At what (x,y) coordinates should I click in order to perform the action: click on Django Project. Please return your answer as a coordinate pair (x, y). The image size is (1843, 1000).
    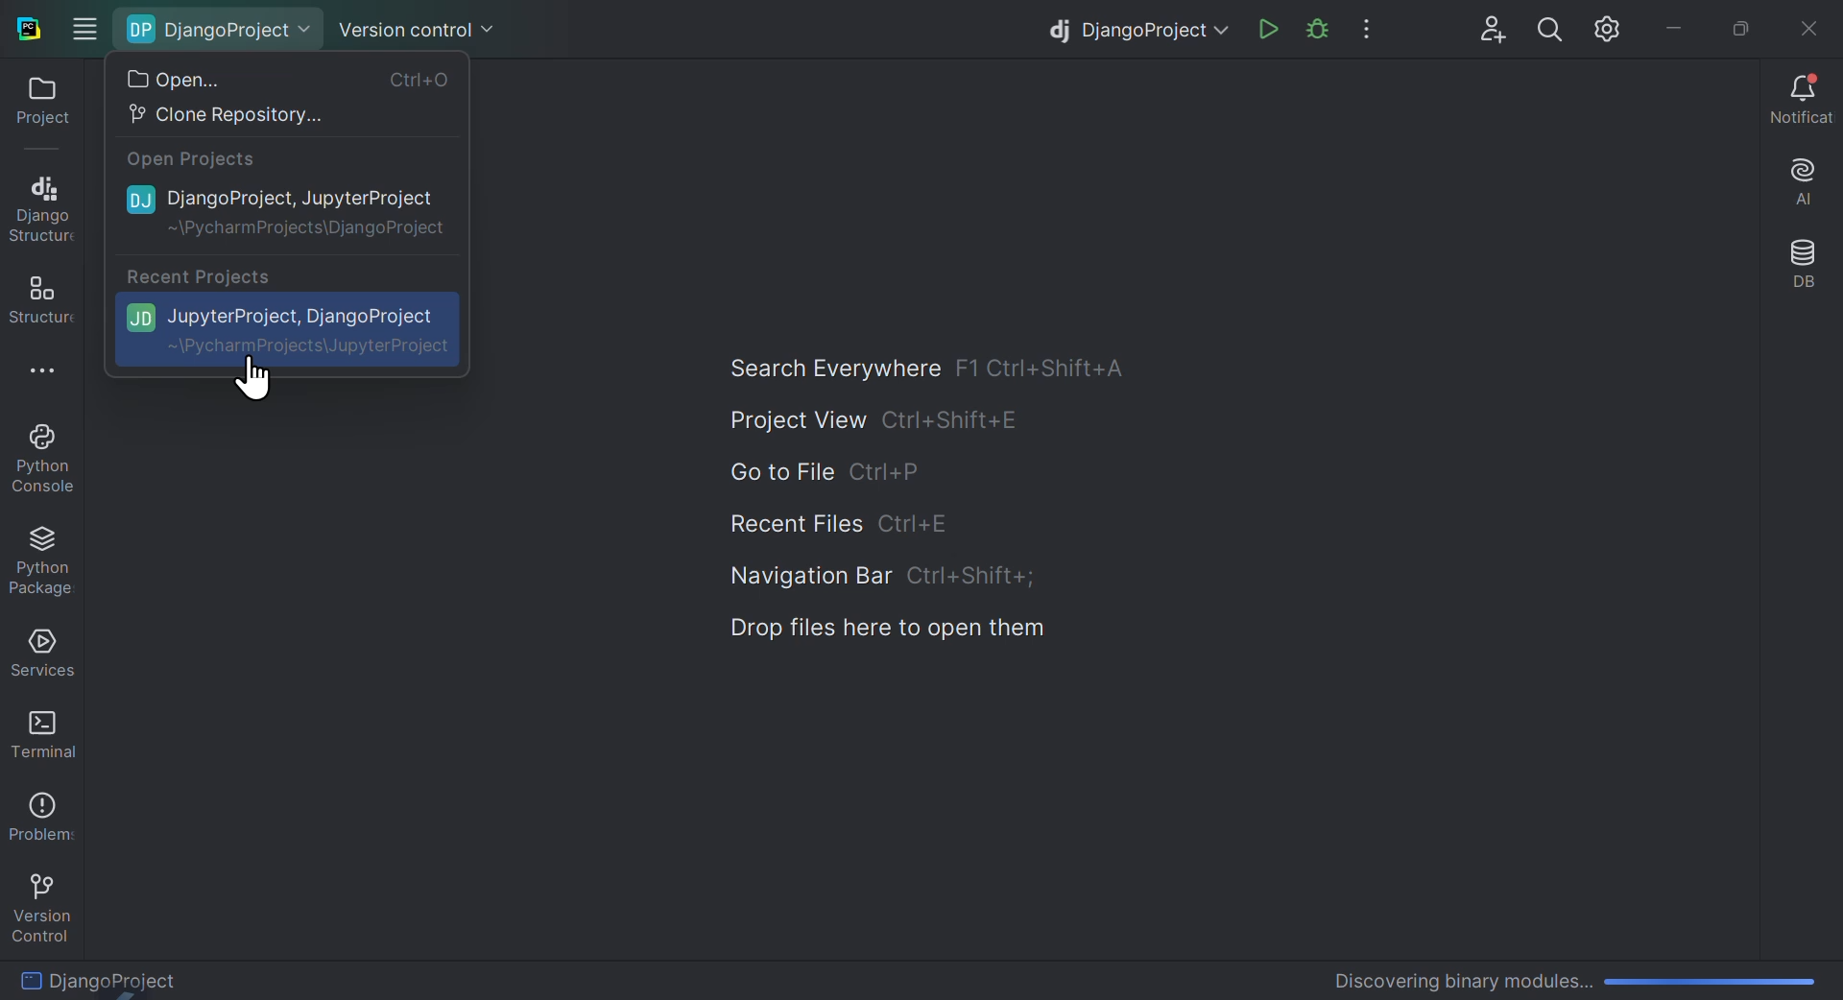
    Looking at the image, I should click on (165, 977).